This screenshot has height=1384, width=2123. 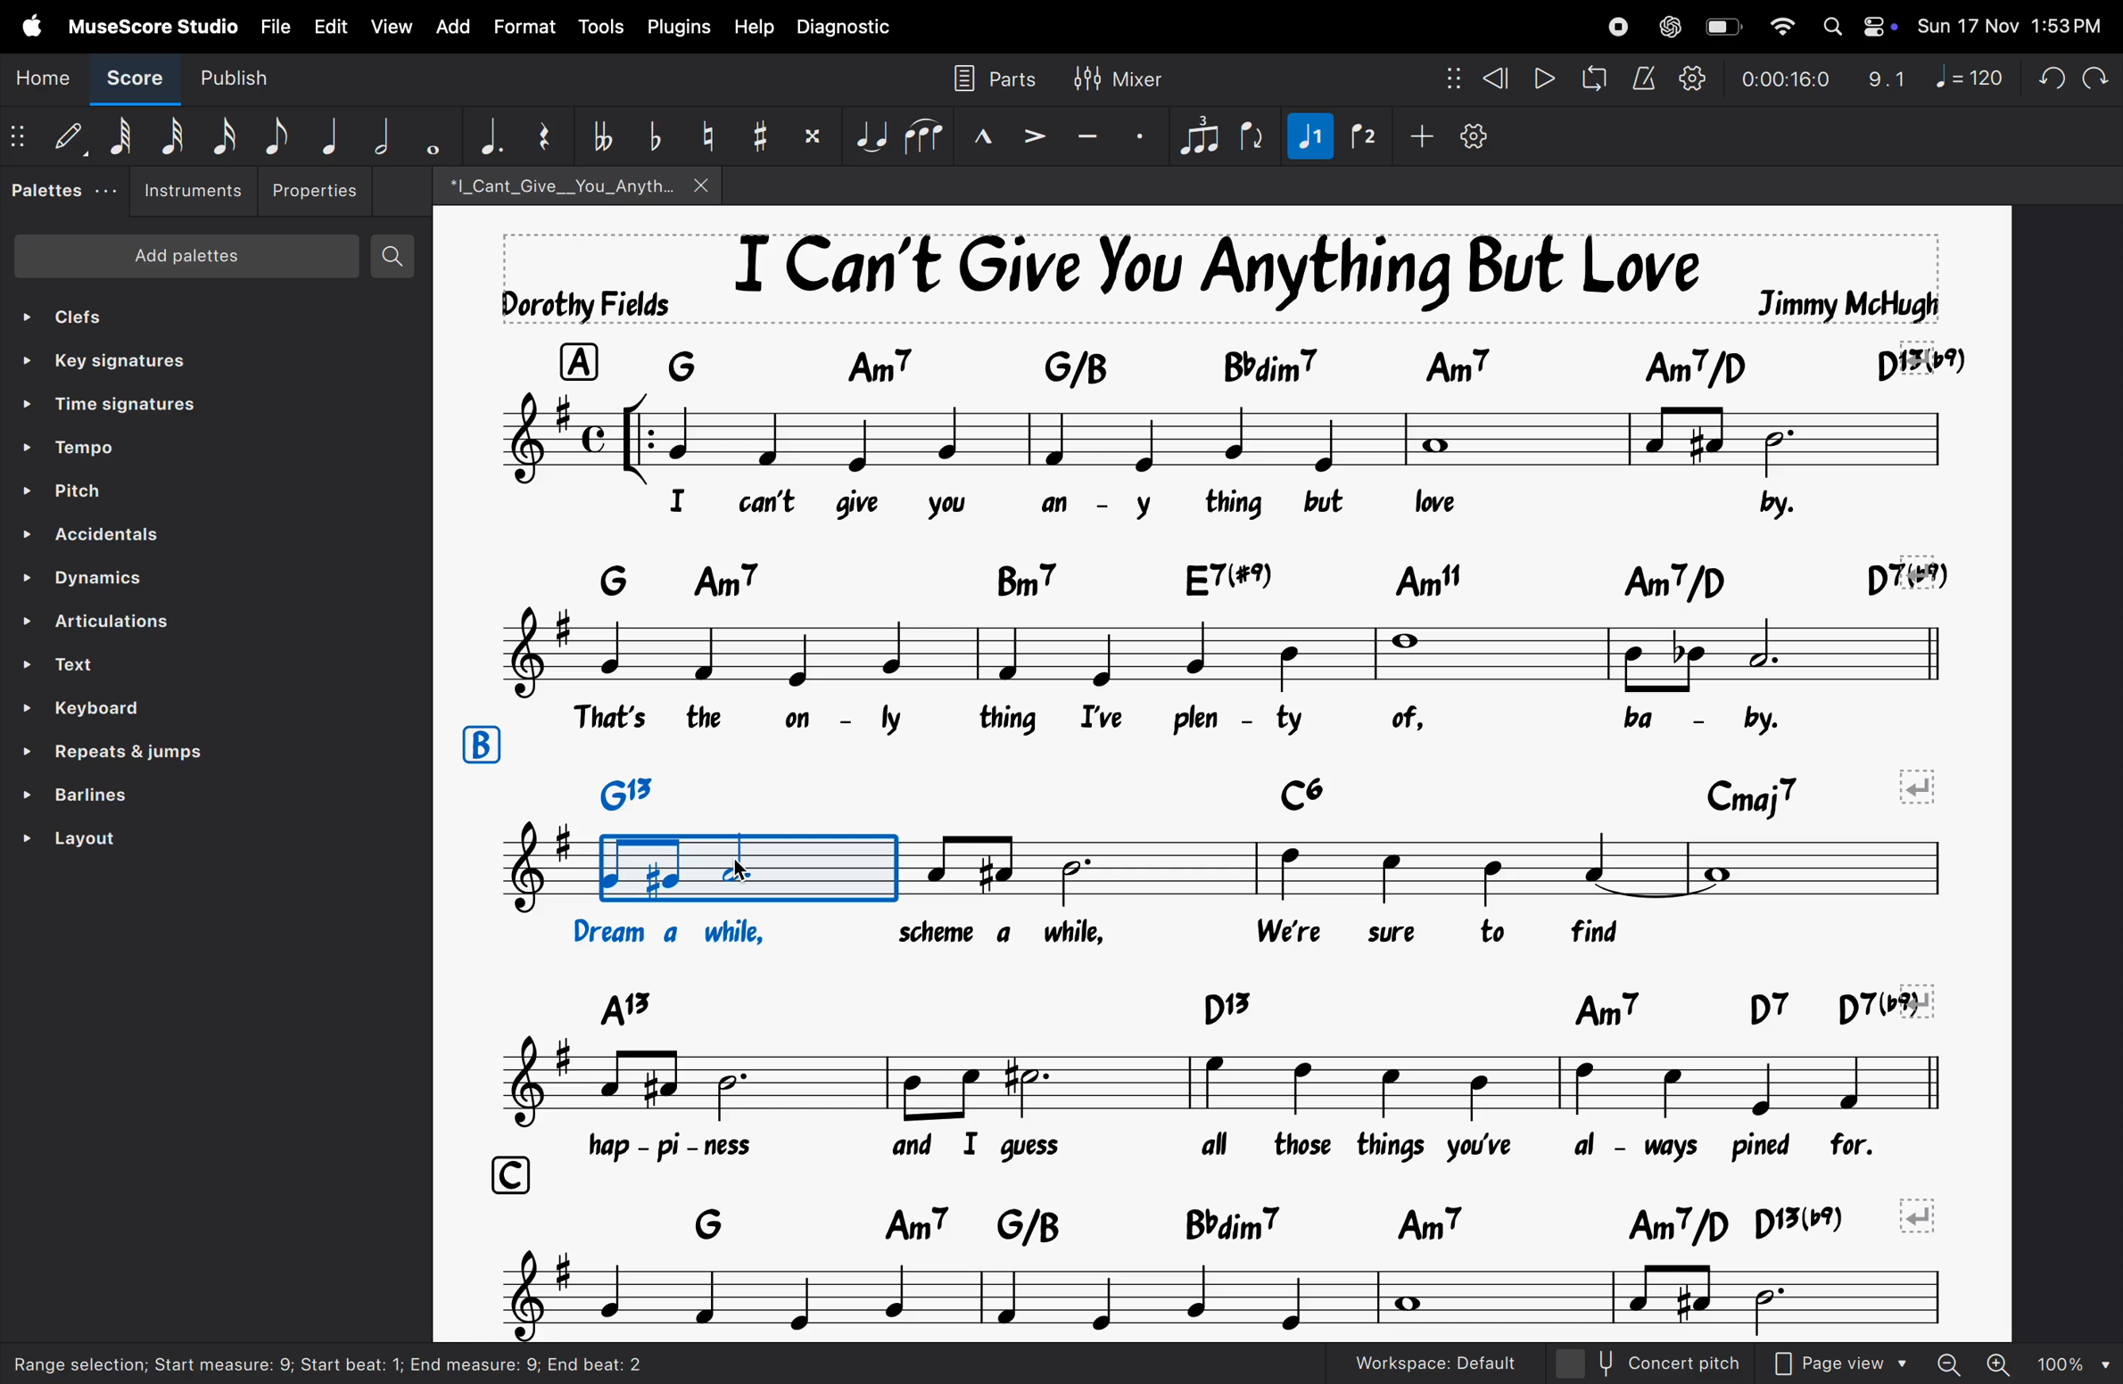 I want to click on keys, so click(x=1241, y=788).